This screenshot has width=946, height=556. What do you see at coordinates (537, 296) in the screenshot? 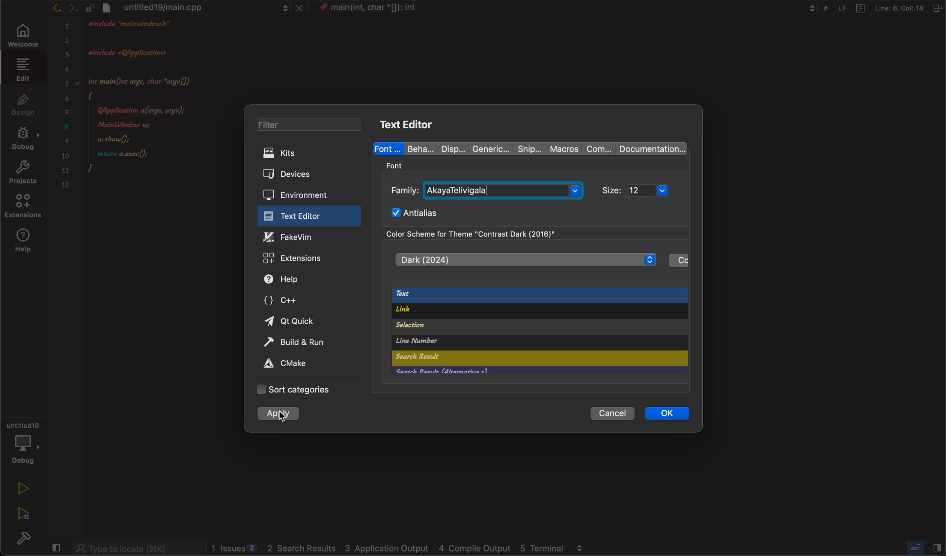
I see `text` at bounding box center [537, 296].